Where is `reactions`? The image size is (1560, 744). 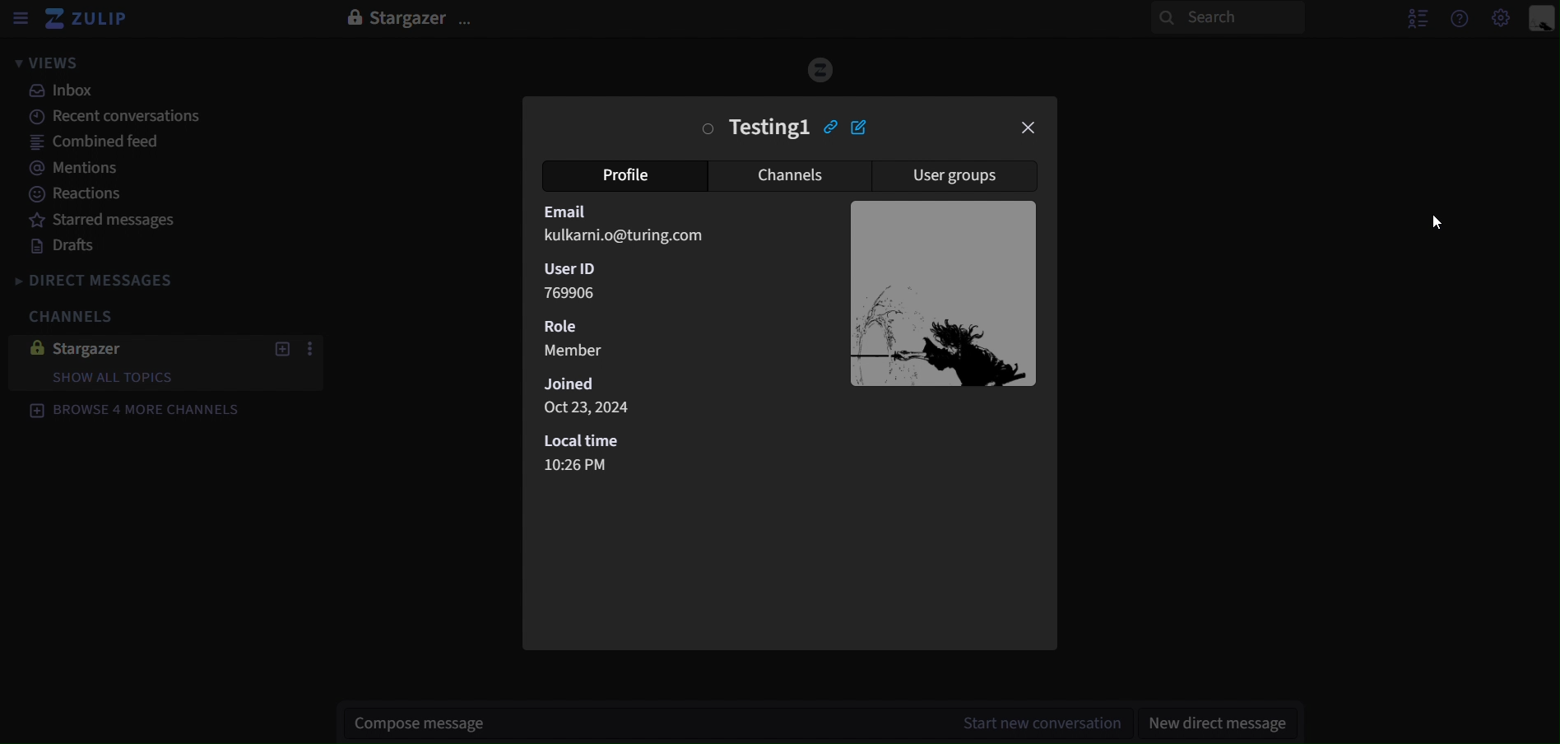
reactions is located at coordinates (81, 195).